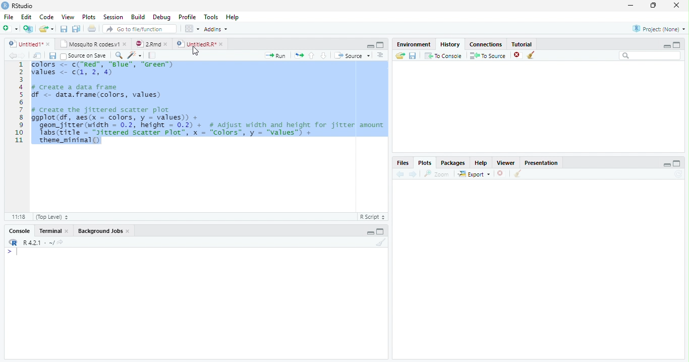 This screenshot has height=362, width=689. I want to click on restore, so click(653, 6).